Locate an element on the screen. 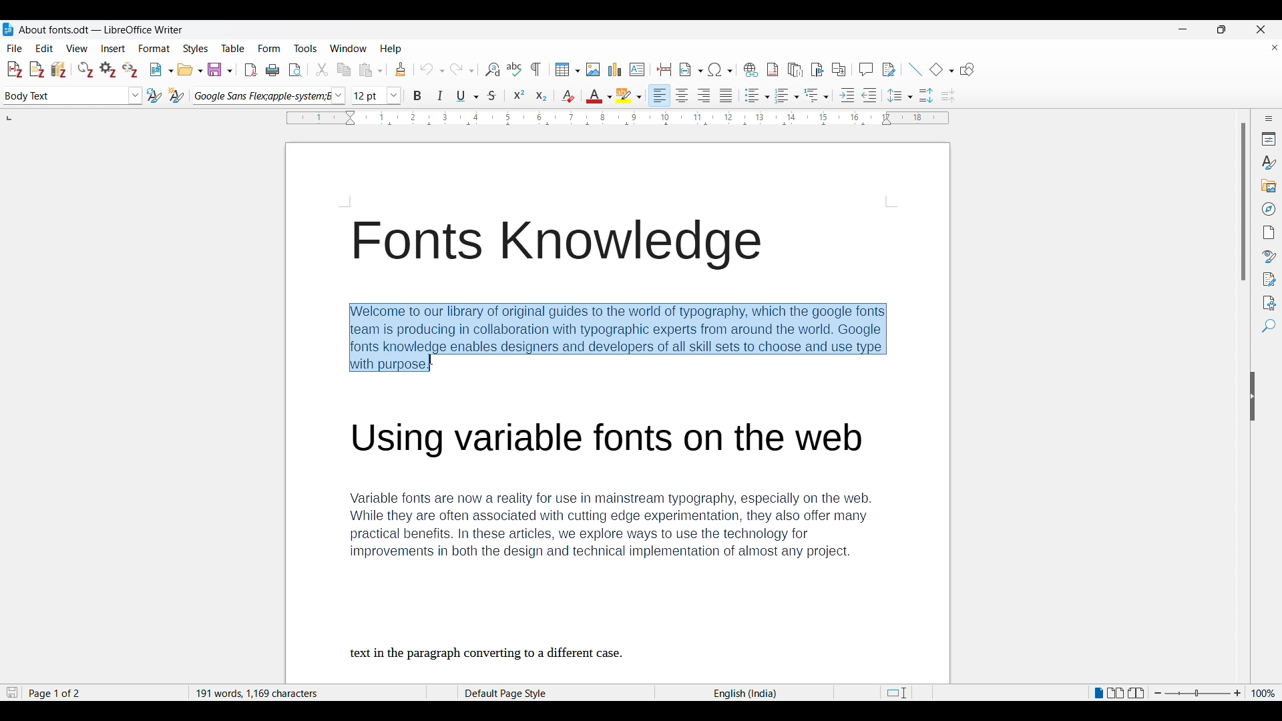  Font options is located at coordinates (270, 95).